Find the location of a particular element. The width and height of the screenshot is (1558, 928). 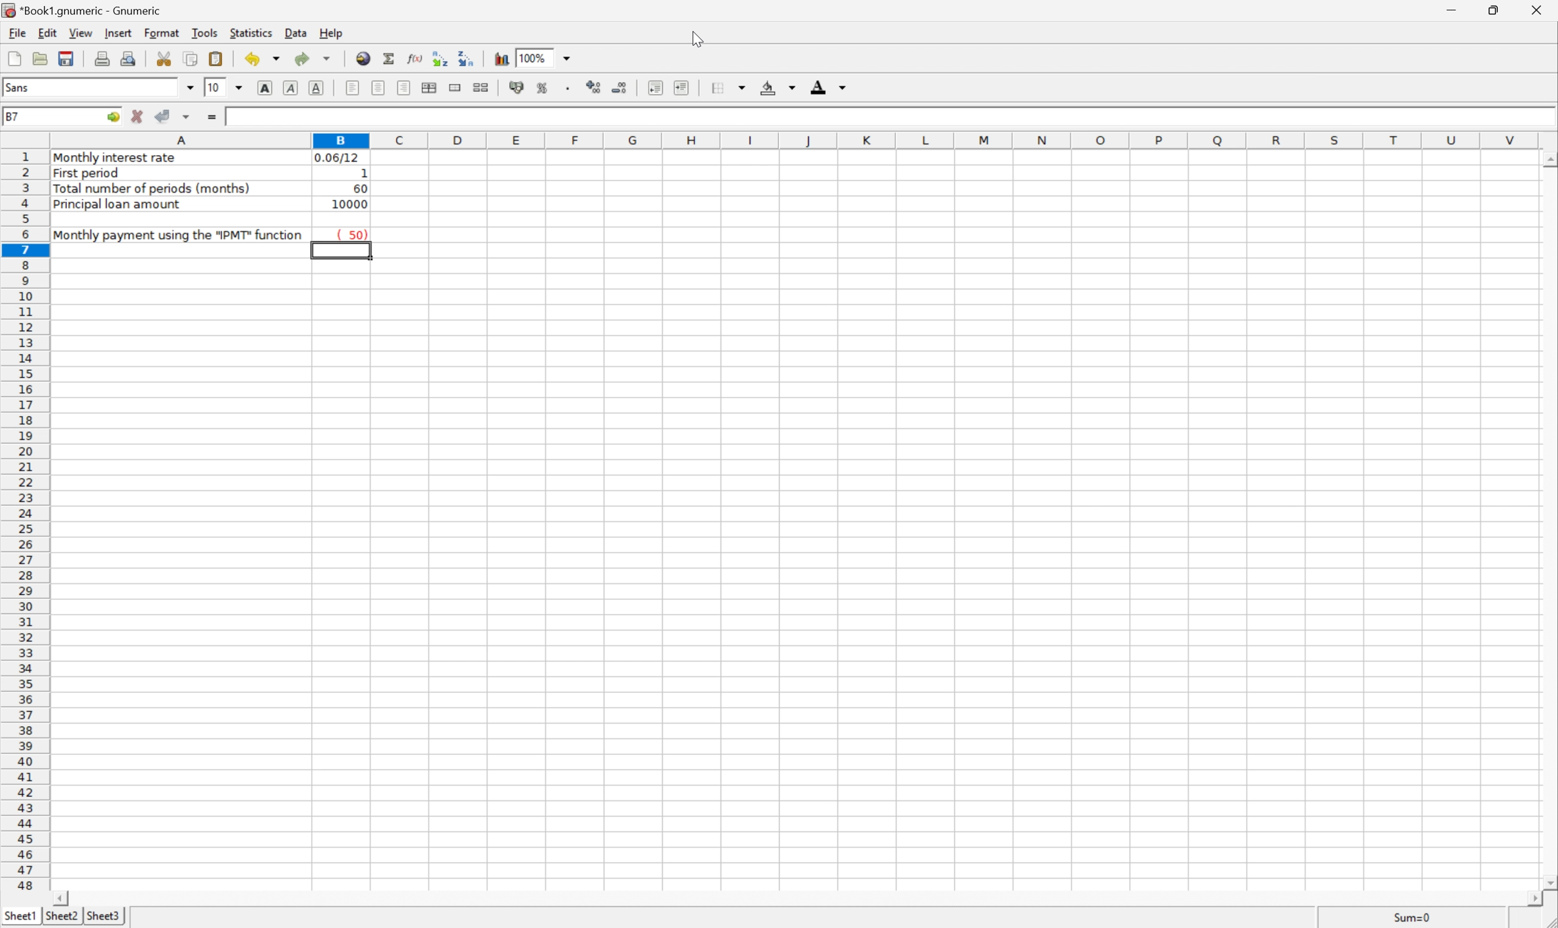

Format is located at coordinates (162, 33).